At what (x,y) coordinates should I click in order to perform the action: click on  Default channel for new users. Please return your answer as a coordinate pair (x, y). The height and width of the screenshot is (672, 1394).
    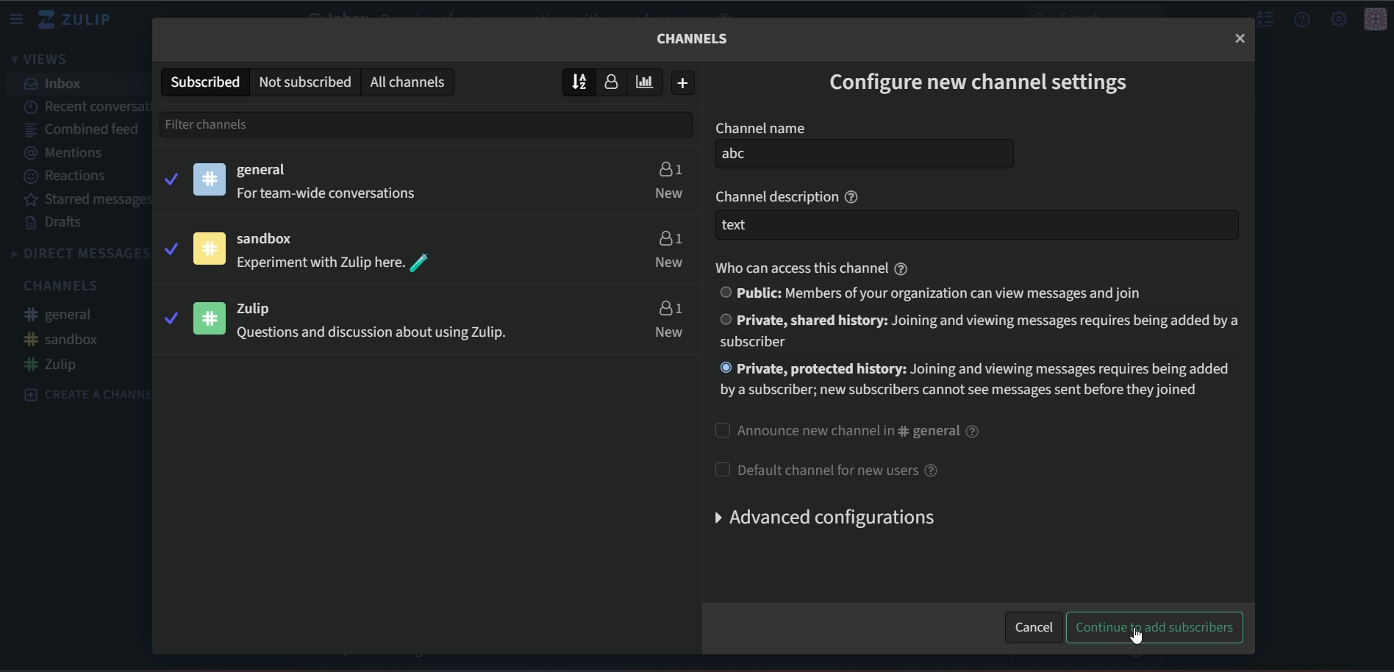
    Looking at the image, I should click on (826, 468).